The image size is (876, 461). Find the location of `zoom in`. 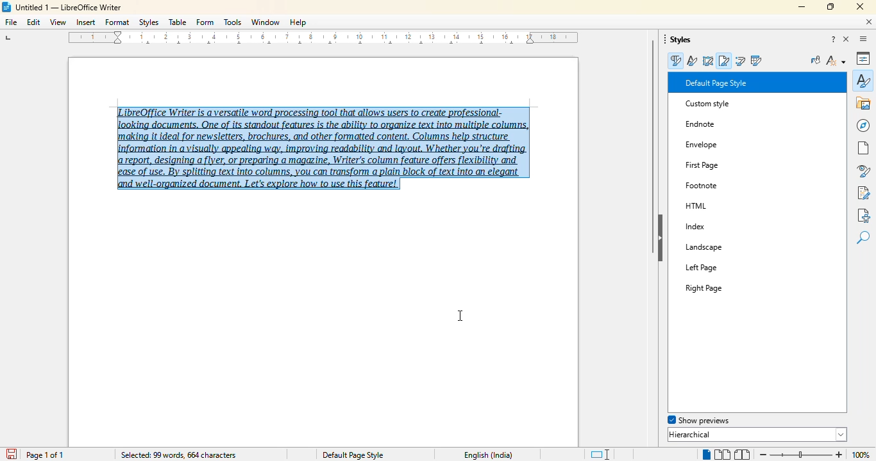

zoom in is located at coordinates (838, 455).